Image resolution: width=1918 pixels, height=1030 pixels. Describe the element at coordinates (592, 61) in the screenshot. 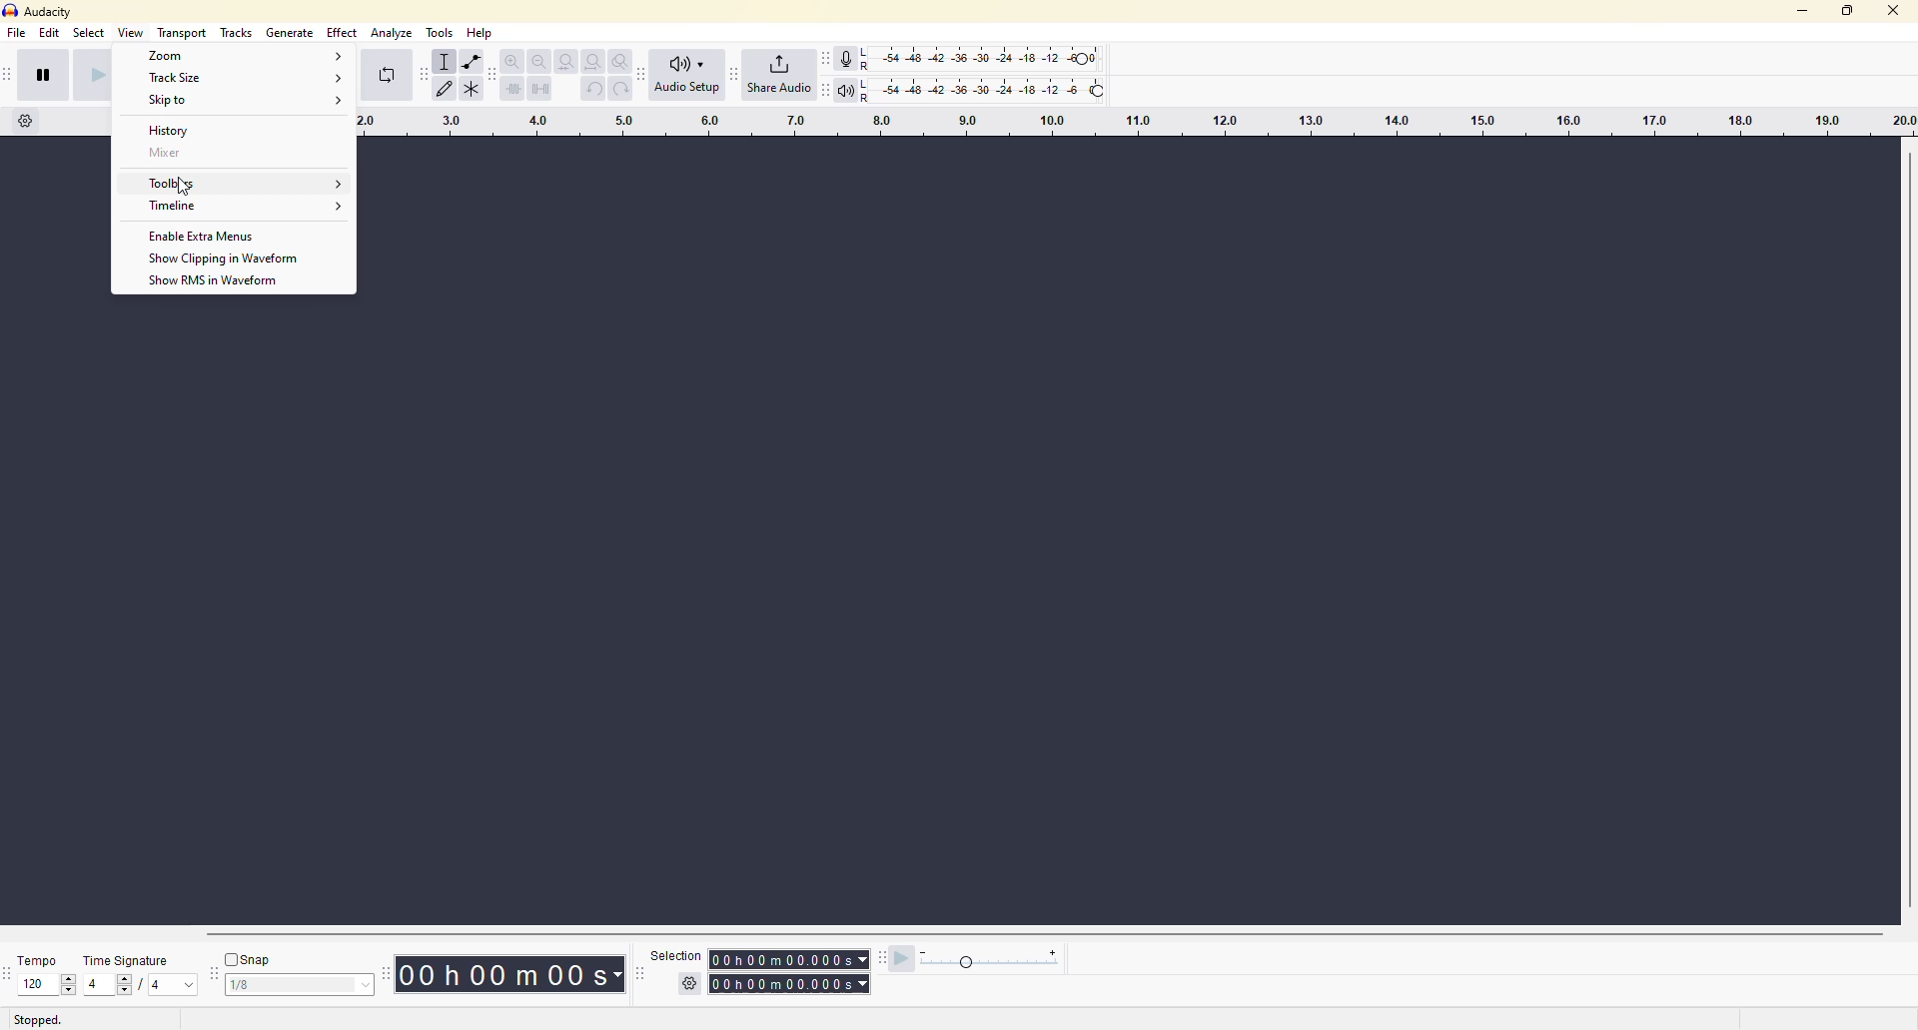

I see `fit project to width` at that location.